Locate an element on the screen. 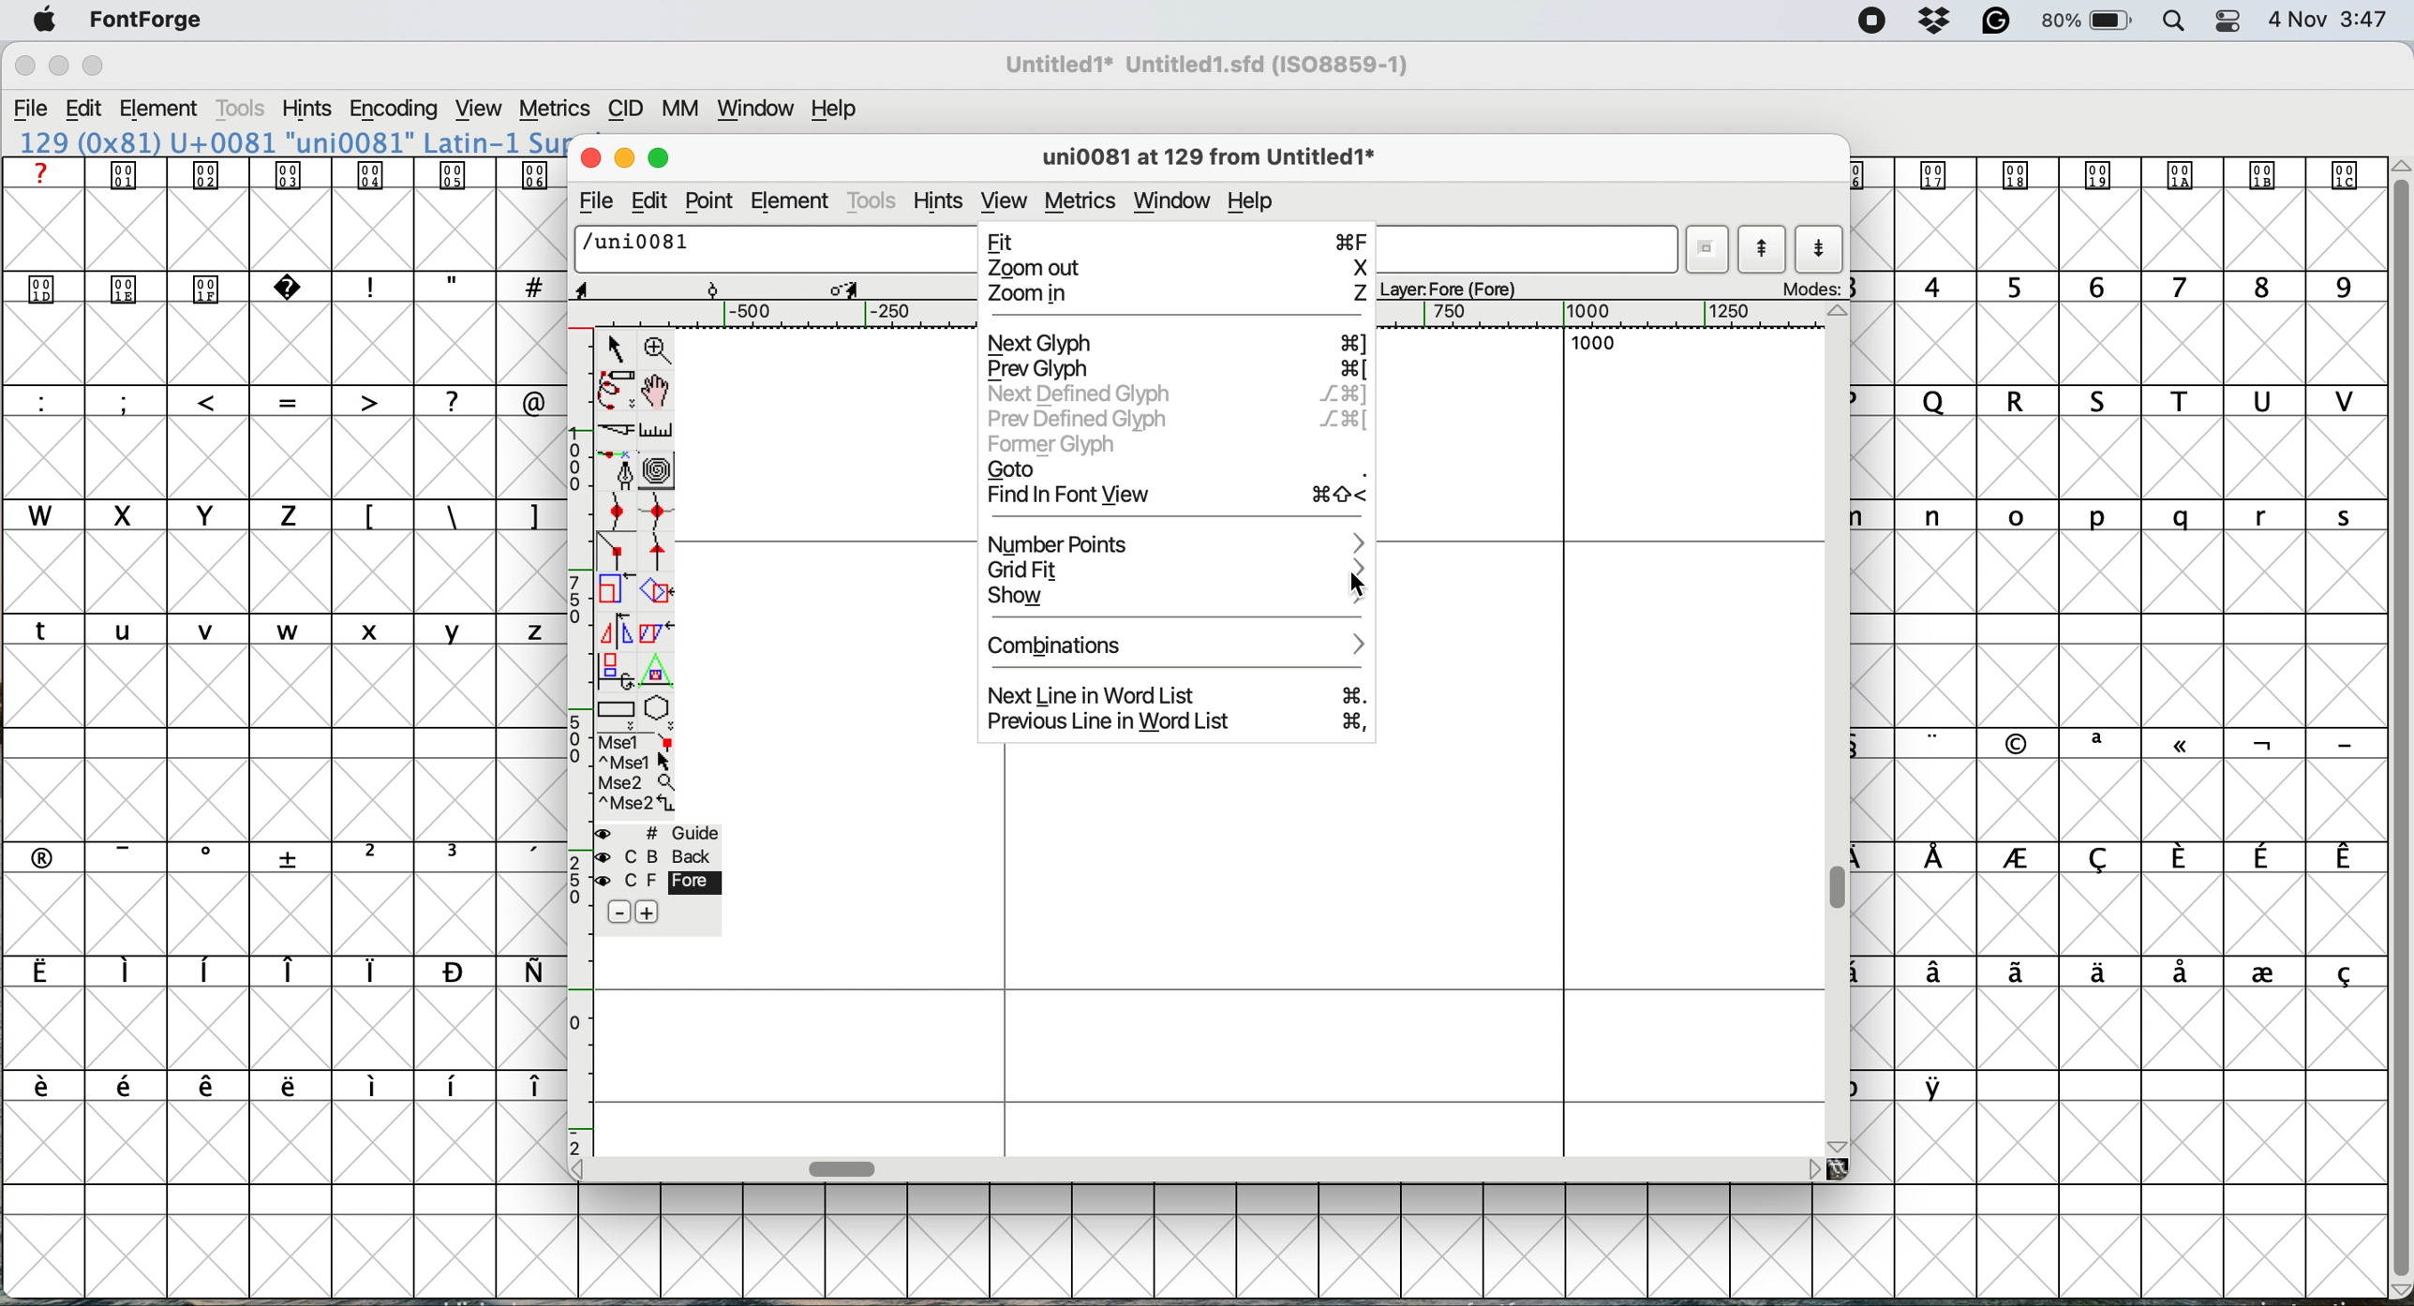 The image size is (2414, 1306). add a curve pint is located at coordinates (616, 514).